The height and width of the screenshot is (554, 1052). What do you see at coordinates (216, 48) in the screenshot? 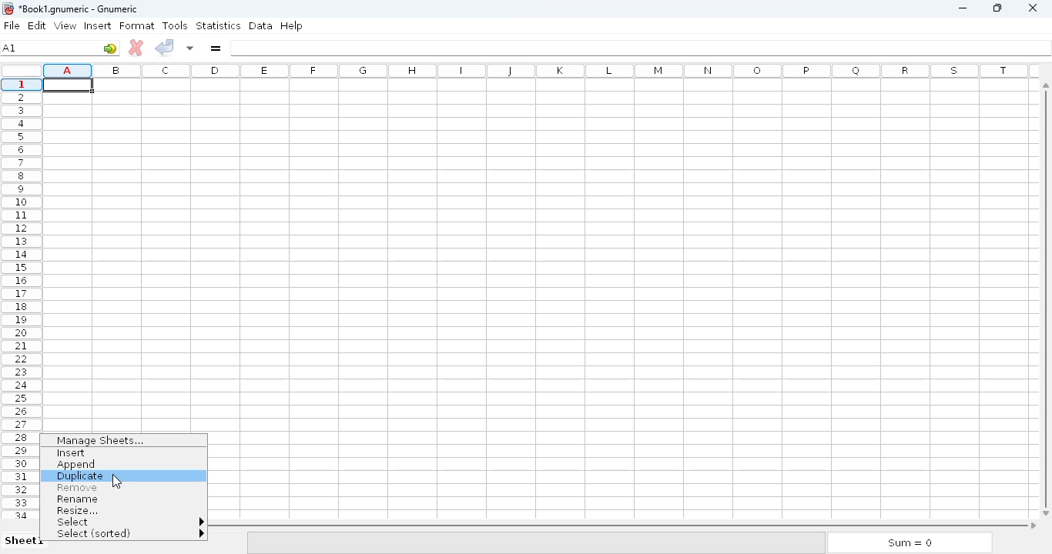
I see `enter formula` at bounding box center [216, 48].